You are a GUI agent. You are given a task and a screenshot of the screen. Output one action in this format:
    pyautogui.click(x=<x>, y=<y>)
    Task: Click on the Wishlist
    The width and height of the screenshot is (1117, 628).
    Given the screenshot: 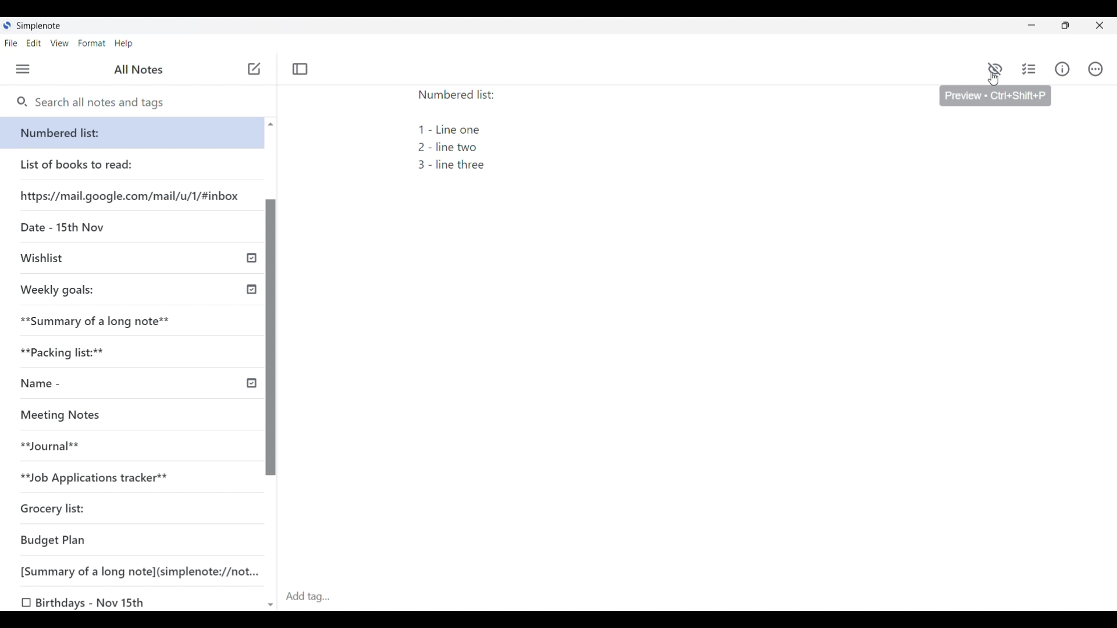 What is the action you would take?
    pyautogui.click(x=49, y=261)
    